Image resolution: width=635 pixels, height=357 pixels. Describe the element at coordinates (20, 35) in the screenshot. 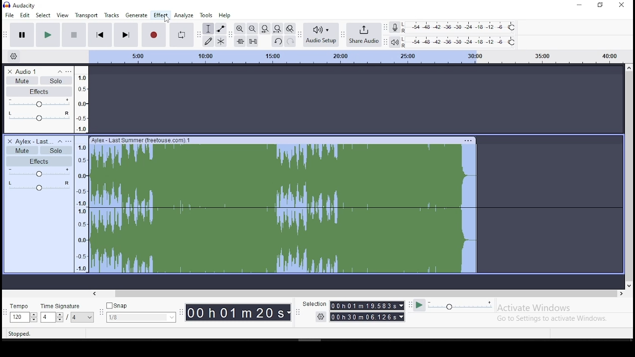

I see `pause` at that location.